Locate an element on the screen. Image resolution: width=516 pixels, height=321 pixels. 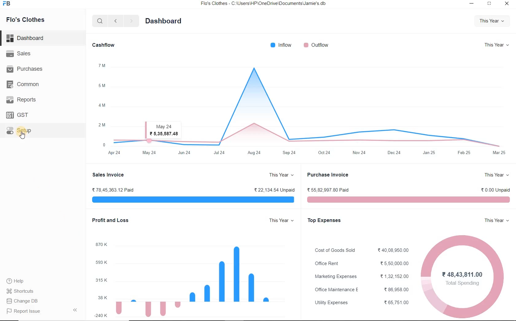
This Year  is located at coordinates (496, 220).